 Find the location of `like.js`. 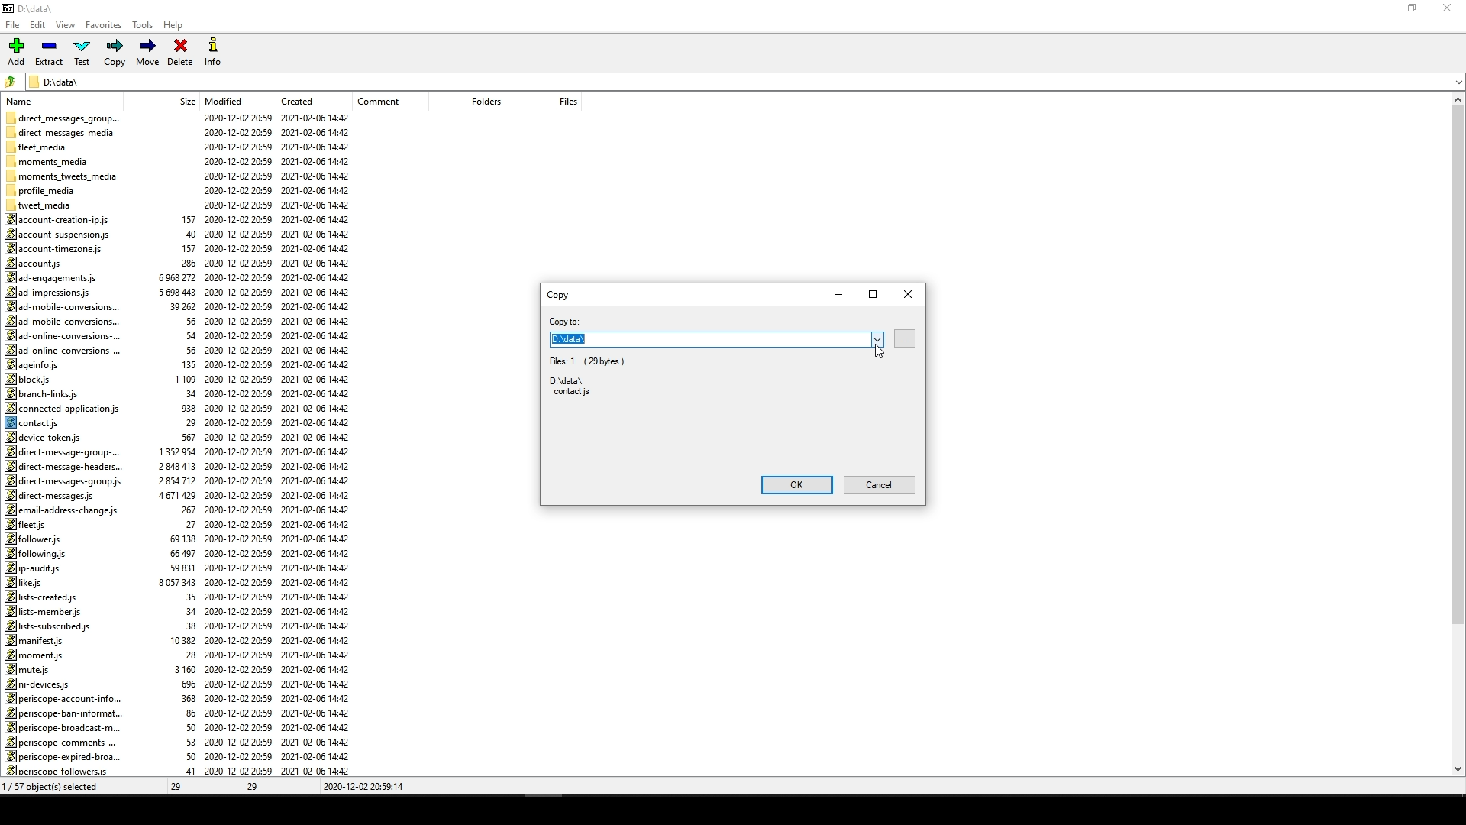

like.js is located at coordinates (28, 583).